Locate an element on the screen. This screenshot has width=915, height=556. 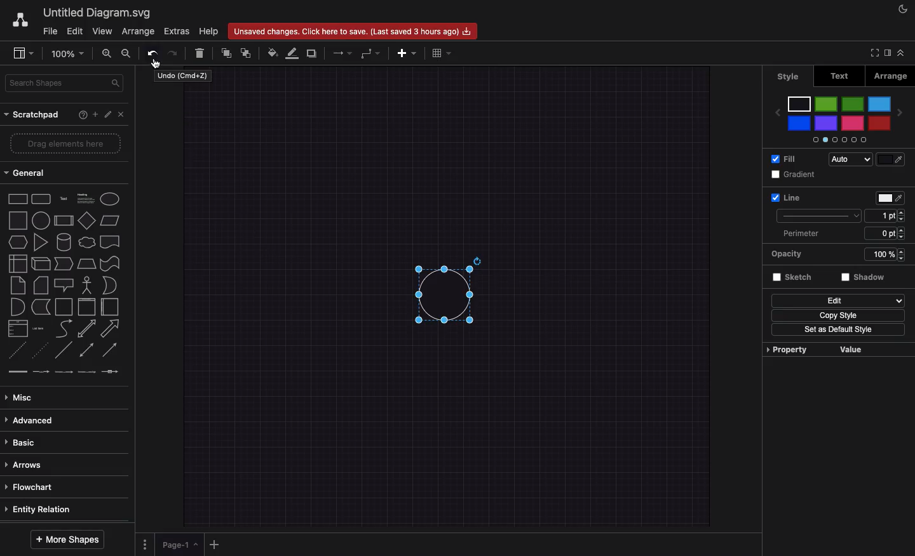
Line color is located at coordinates (294, 52).